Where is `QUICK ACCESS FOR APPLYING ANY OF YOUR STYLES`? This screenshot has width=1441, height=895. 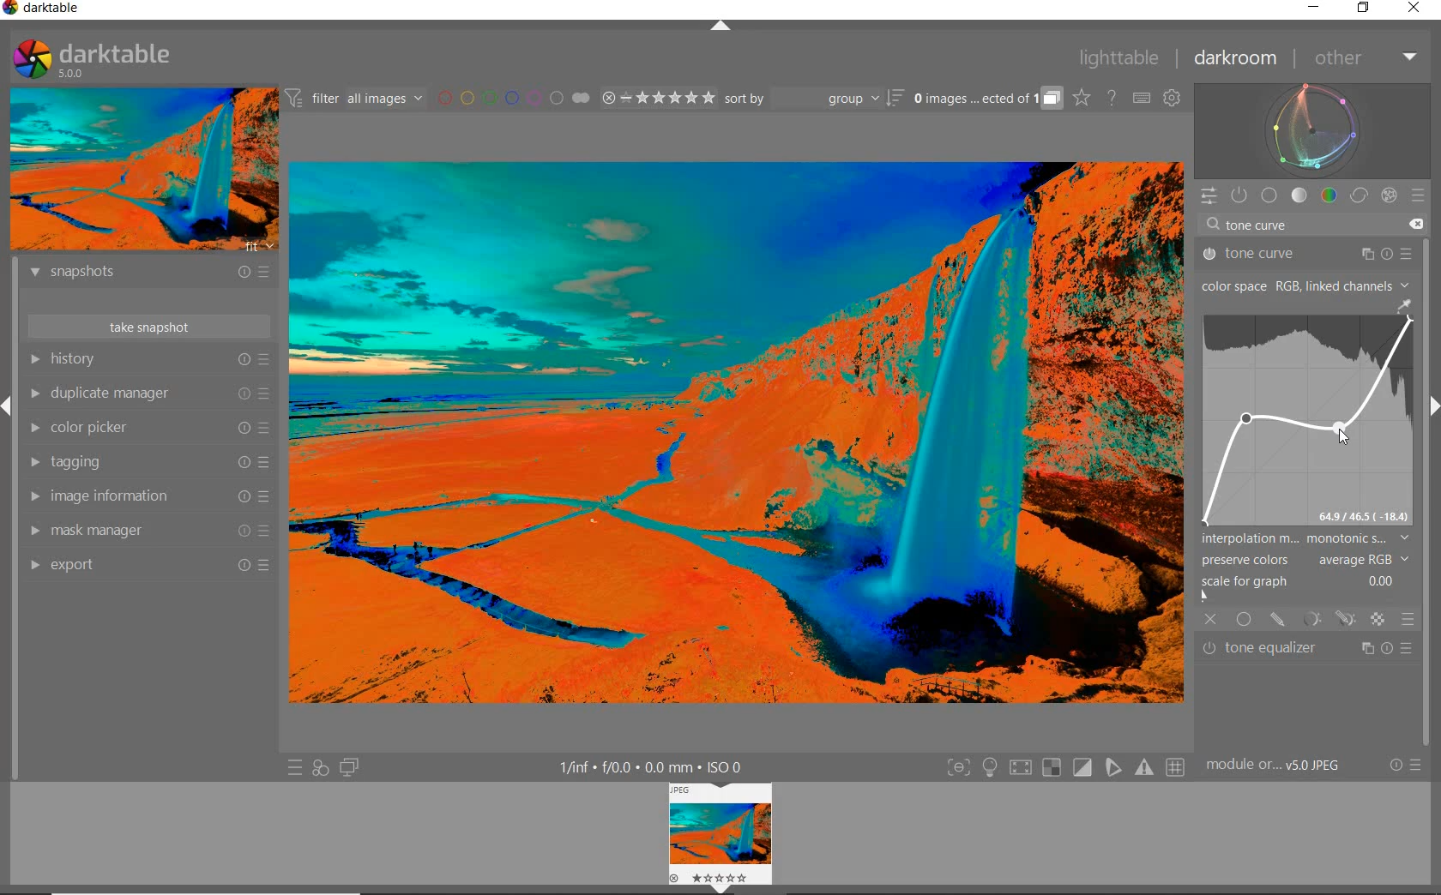 QUICK ACCESS FOR APPLYING ANY OF YOUR STYLES is located at coordinates (319, 769).